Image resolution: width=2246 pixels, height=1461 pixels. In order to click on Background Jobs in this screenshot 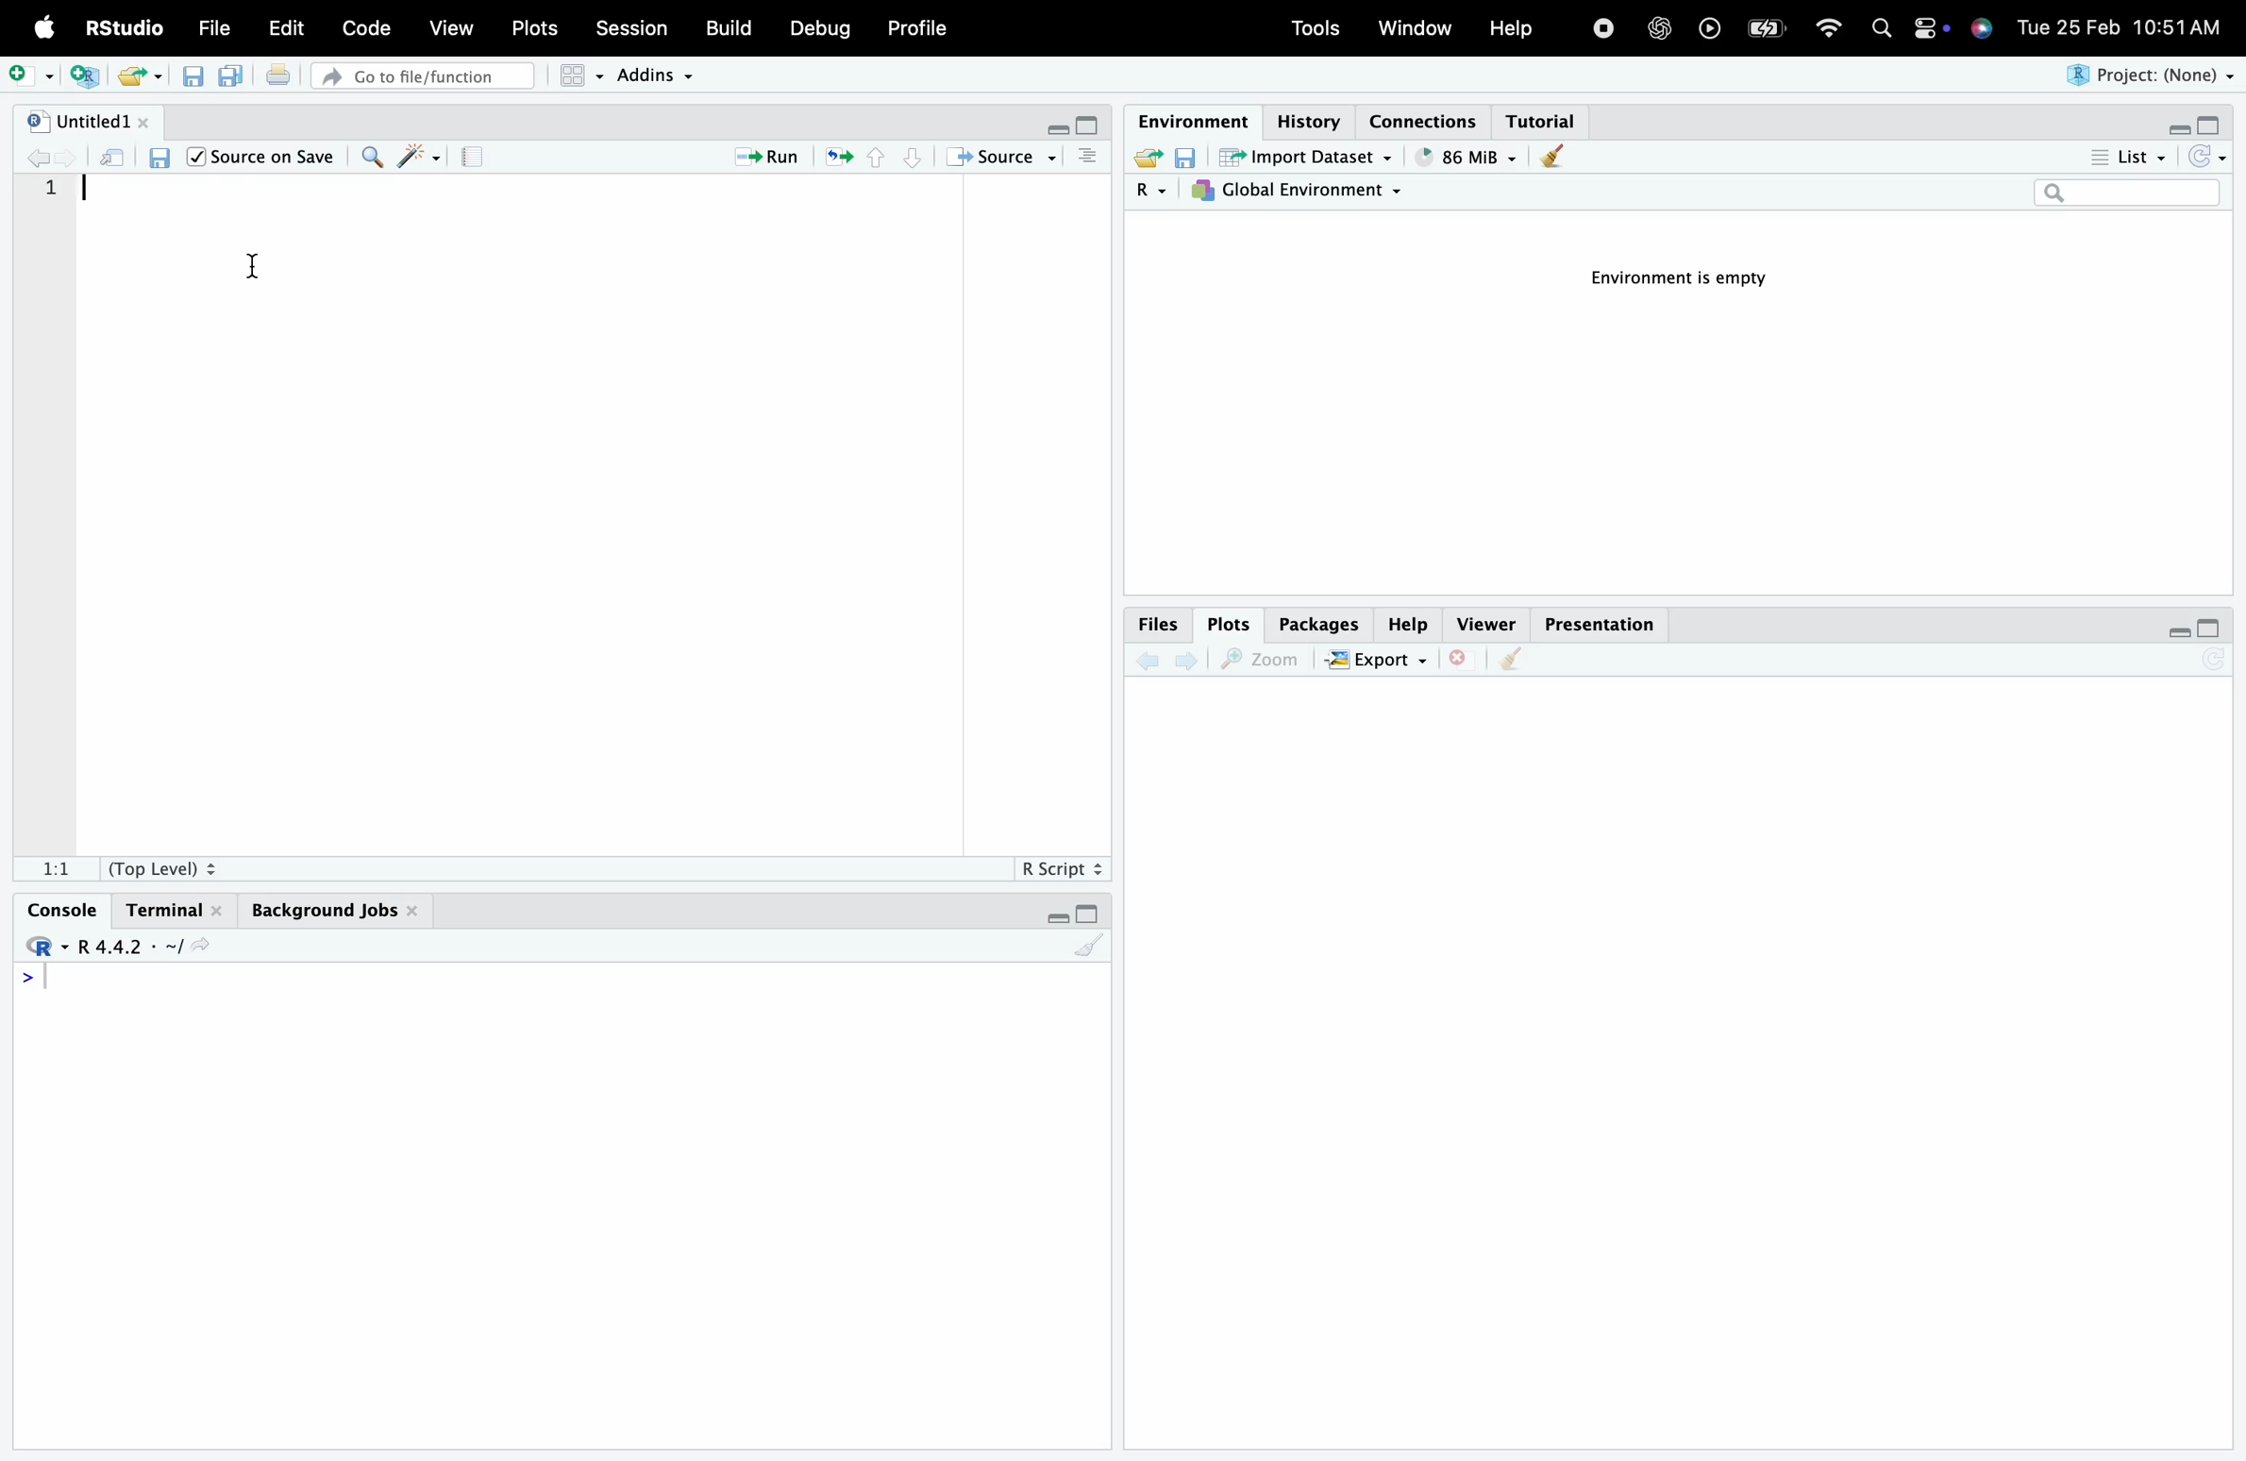, I will do `click(333, 913)`.